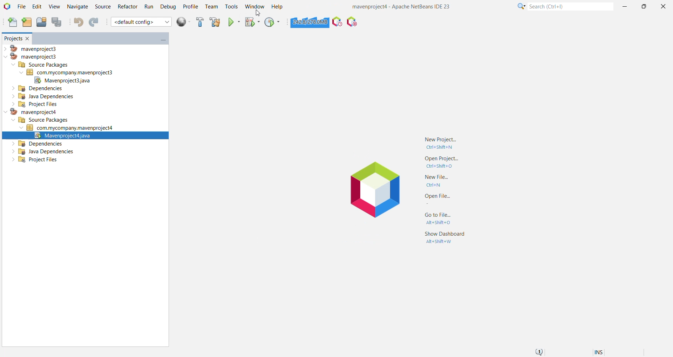 The height and width of the screenshot is (357, 673). Describe the element at coordinates (78, 21) in the screenshot. I see `Undo` at that location.